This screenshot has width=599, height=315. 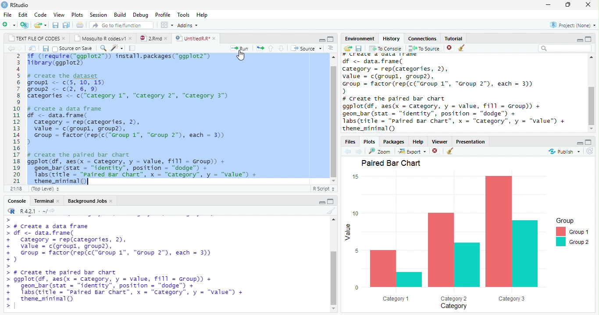 I want to click on Rscript, so click(x=324, y=189).